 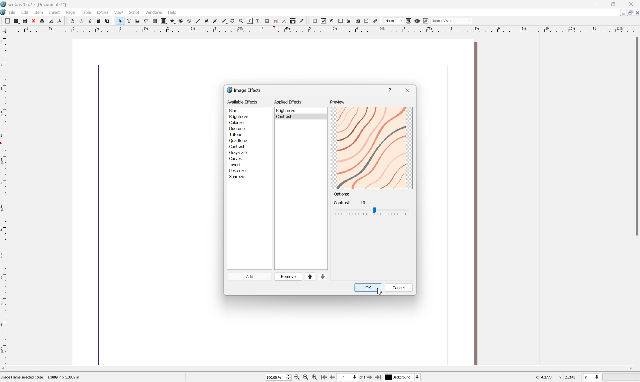 I want to click on contrast, so click(x=239, y=146).